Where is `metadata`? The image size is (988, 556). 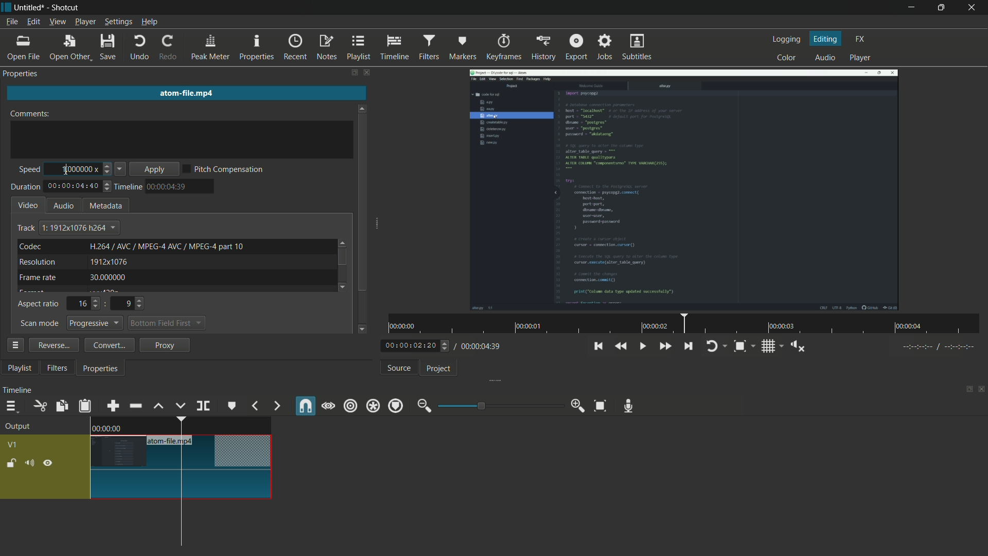
metadata is located at coordinates (104, 205).